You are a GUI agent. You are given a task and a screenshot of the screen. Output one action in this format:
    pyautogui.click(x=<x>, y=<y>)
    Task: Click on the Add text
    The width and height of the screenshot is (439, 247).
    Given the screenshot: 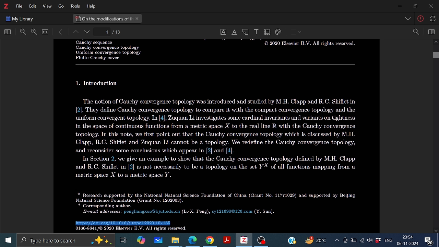 What is the action you would take?
    pyautogui.click(x=256, y=31)
    